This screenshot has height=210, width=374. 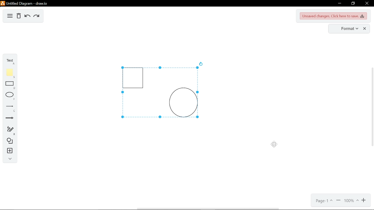 I want to click on redo, so click(x=36, y=16).